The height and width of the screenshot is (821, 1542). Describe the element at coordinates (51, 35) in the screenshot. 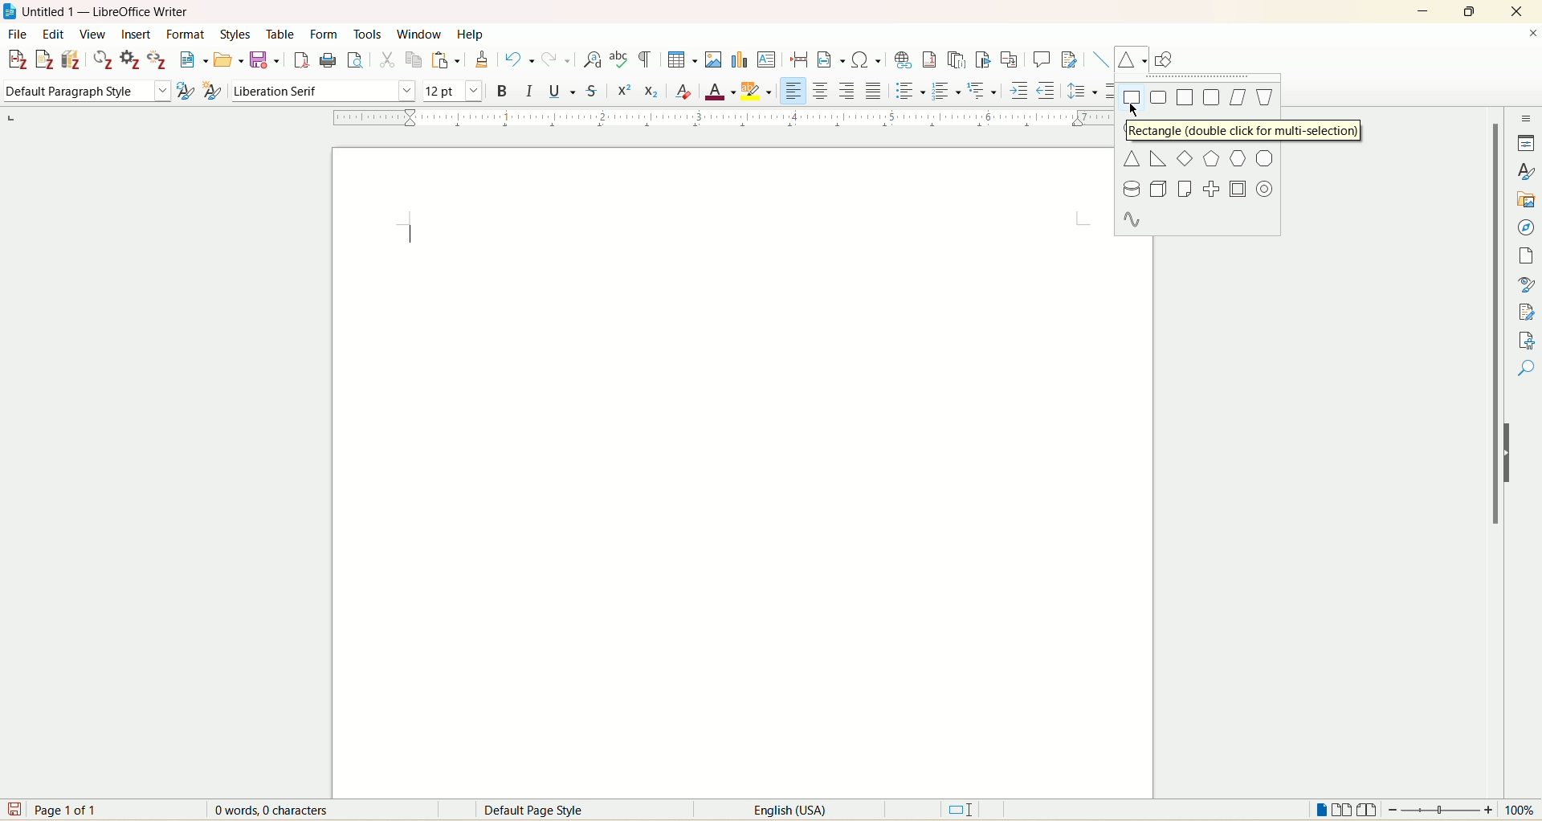

I see `edit` at that location.